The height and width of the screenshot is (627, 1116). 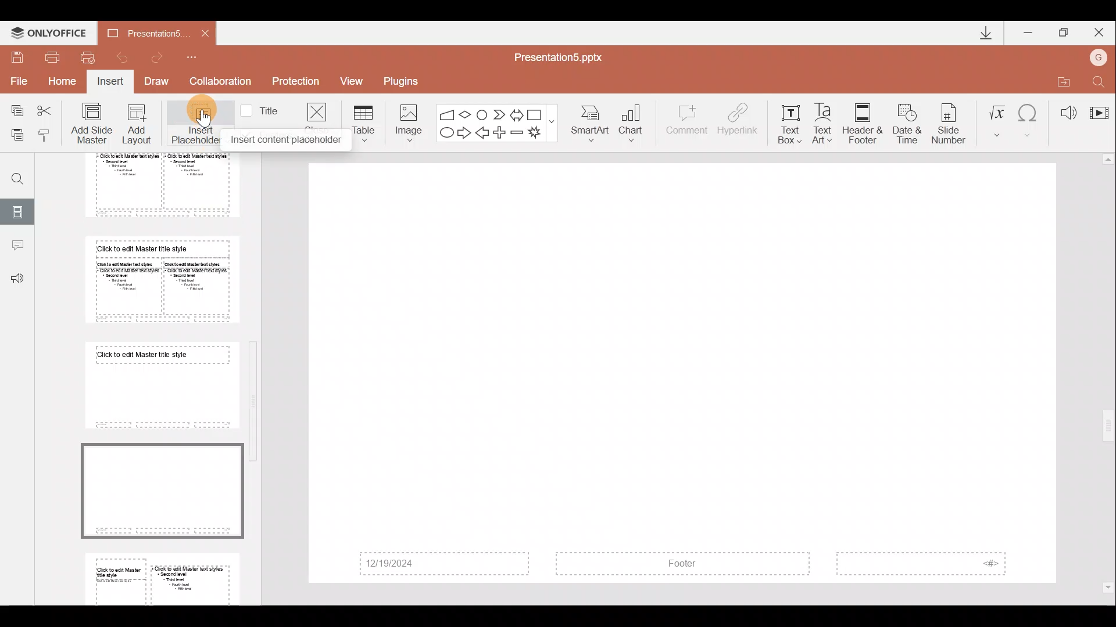 What do you see at coordinates (517, 132) in the screenshot?
I see `Minus` at bounding box center [517, 132].